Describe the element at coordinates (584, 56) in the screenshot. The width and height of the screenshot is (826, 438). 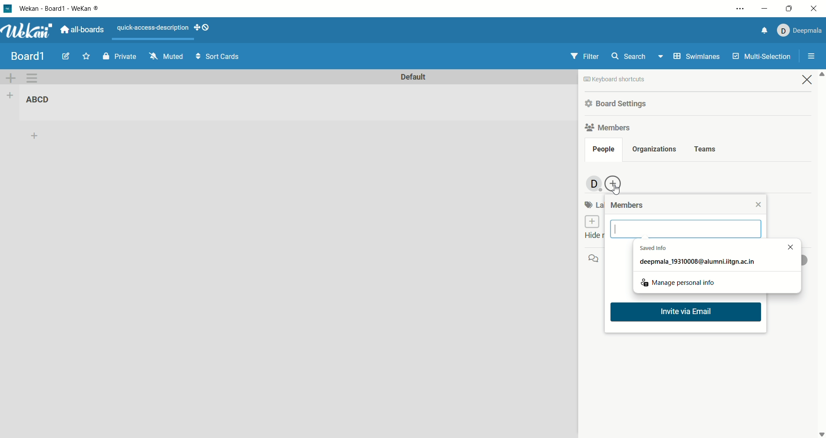
I see `filter` at that location.